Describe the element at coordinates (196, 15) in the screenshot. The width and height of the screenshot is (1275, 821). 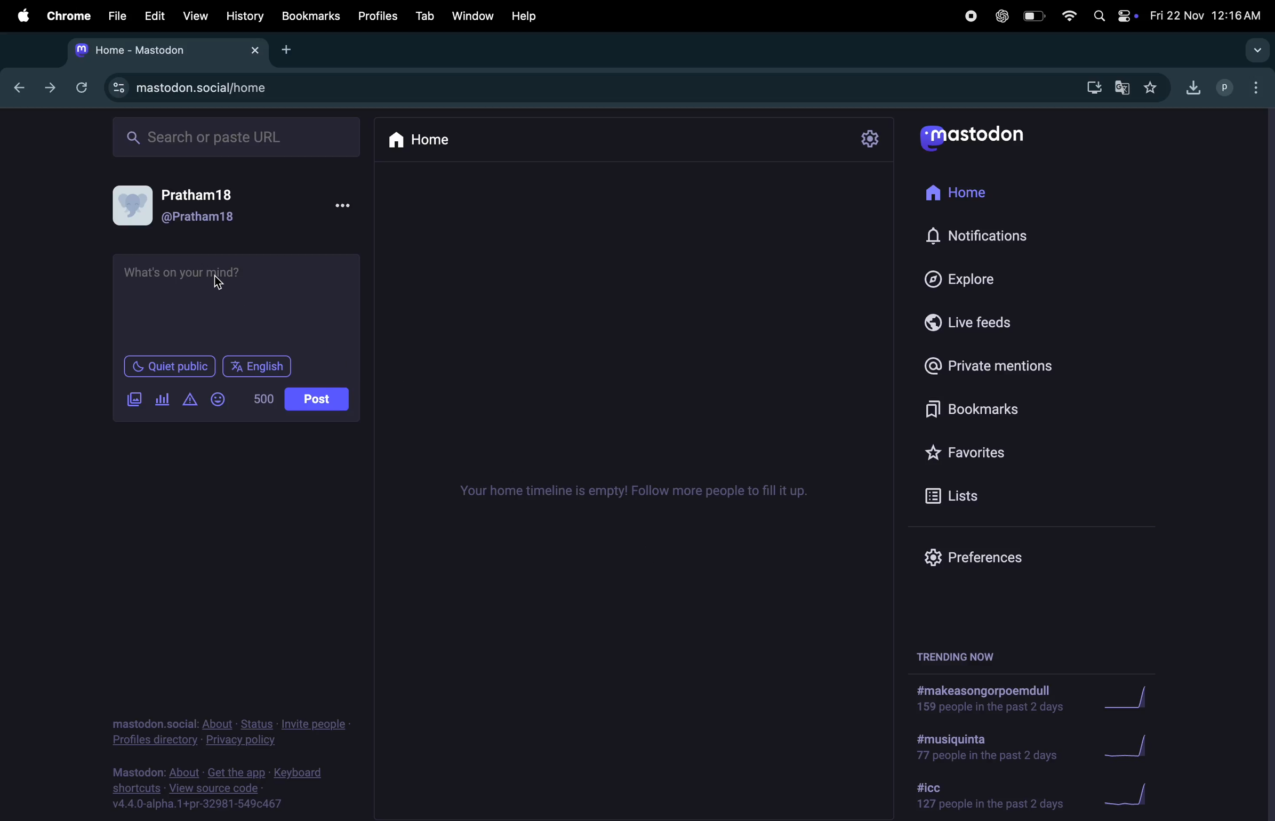
I see `view` at that location.